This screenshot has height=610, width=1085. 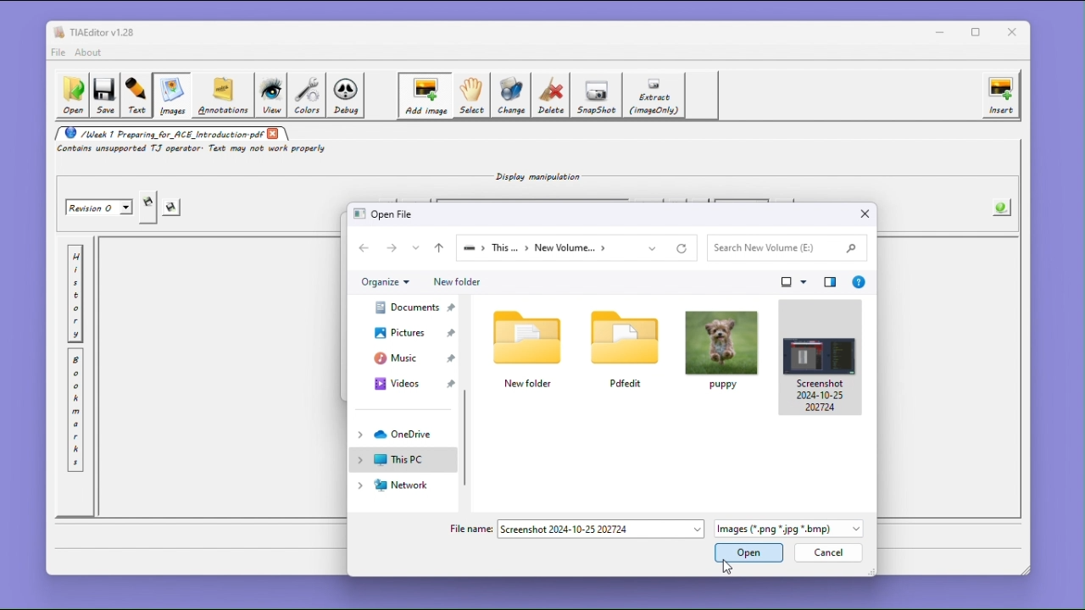 I want to click on Images, so click(x=170, y=96).